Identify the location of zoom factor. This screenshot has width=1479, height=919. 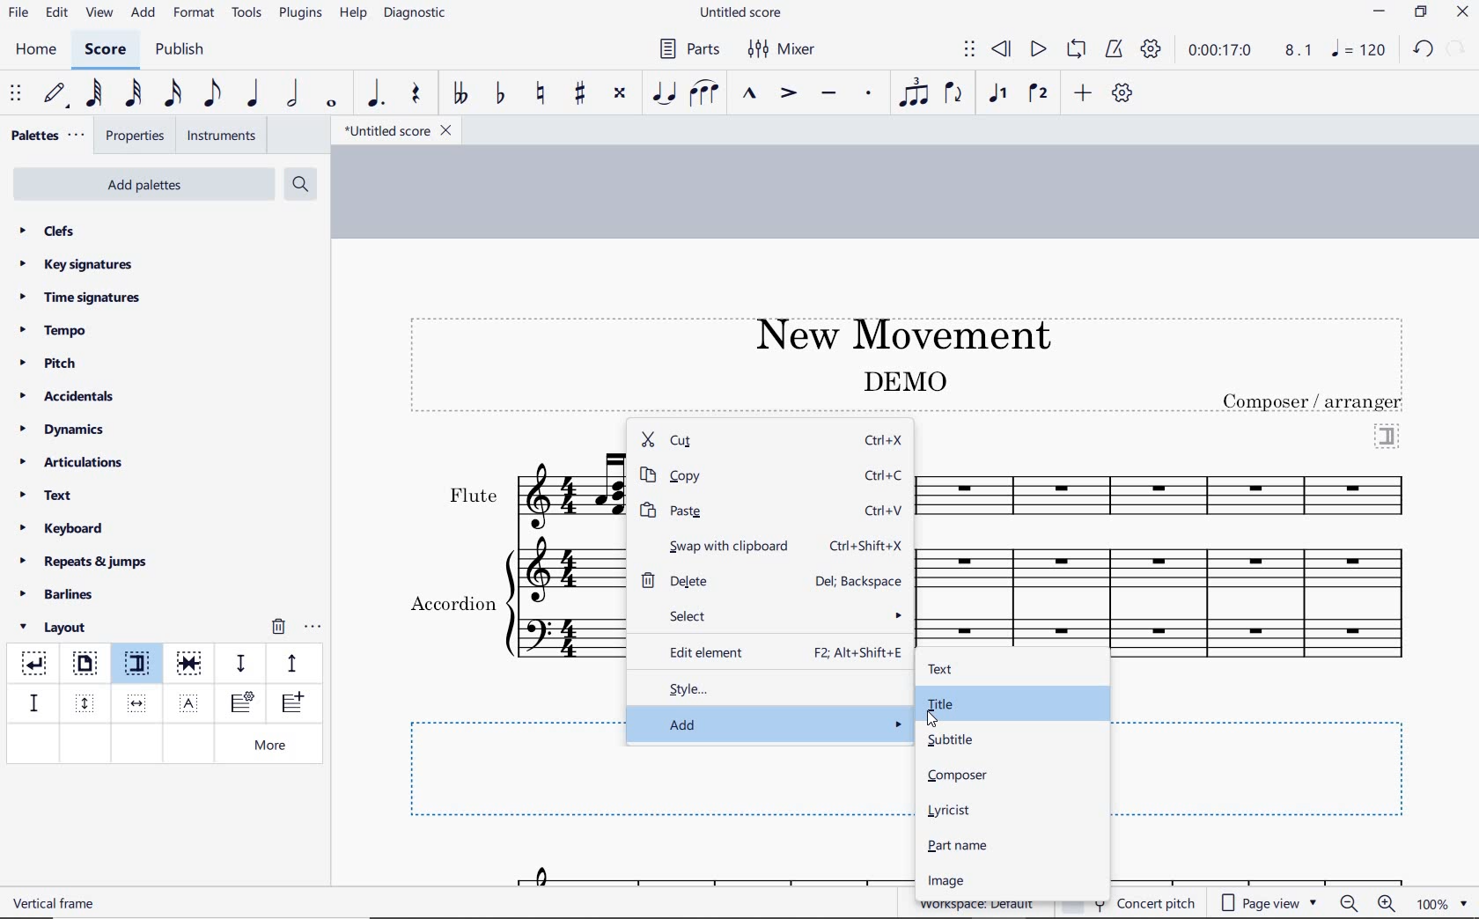
(1442, 903).